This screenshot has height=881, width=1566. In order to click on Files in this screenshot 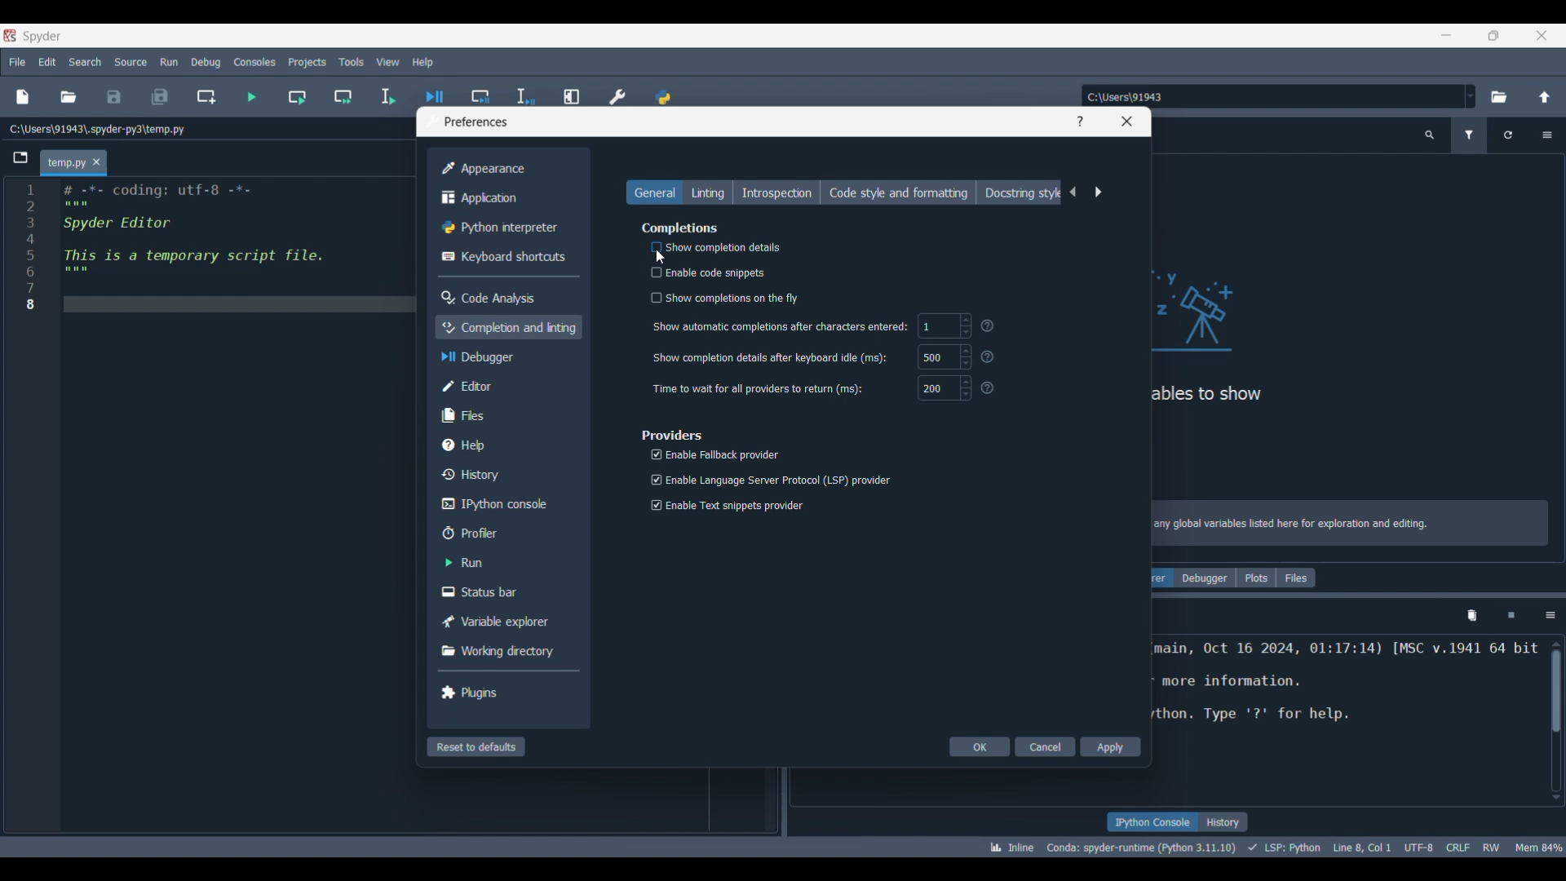, I will do `click(1296, 578)`.